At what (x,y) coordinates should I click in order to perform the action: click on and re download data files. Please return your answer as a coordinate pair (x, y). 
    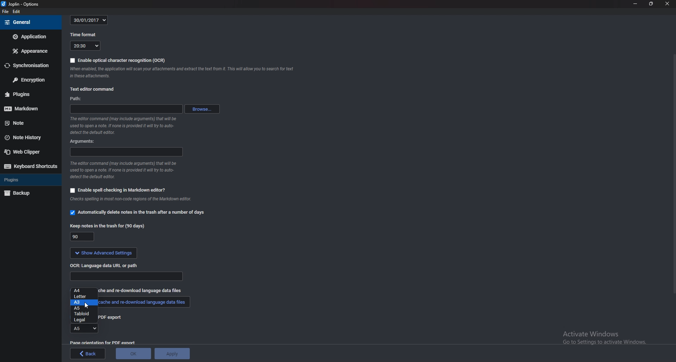
    Looking at the image, I should click on (150, 292).